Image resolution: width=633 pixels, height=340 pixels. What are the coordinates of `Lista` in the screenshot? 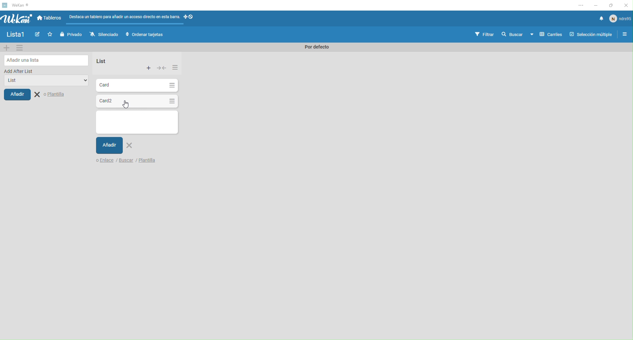 It's located at (136, 122).